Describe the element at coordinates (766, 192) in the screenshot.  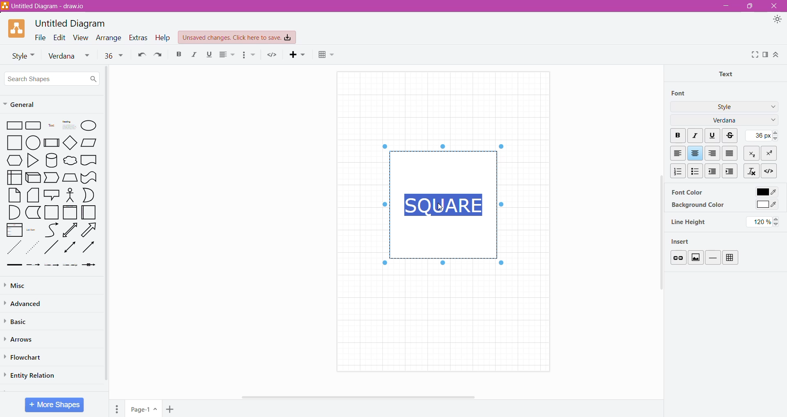
I see `Click to select Font Color` at that location.